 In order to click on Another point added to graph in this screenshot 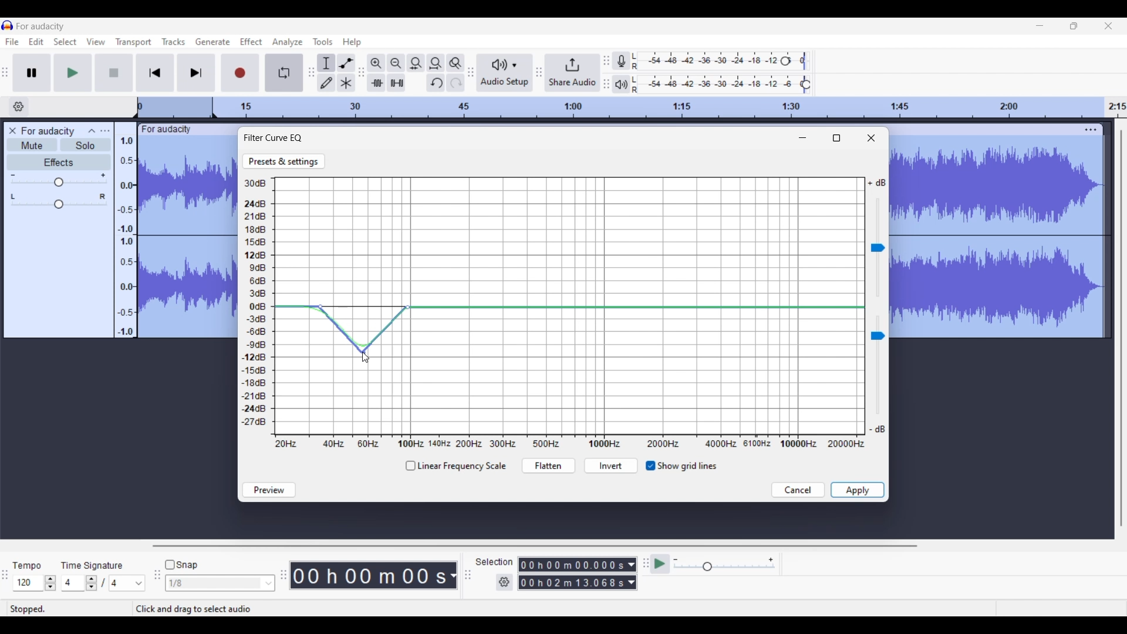, I will do `click(408, 308)`.